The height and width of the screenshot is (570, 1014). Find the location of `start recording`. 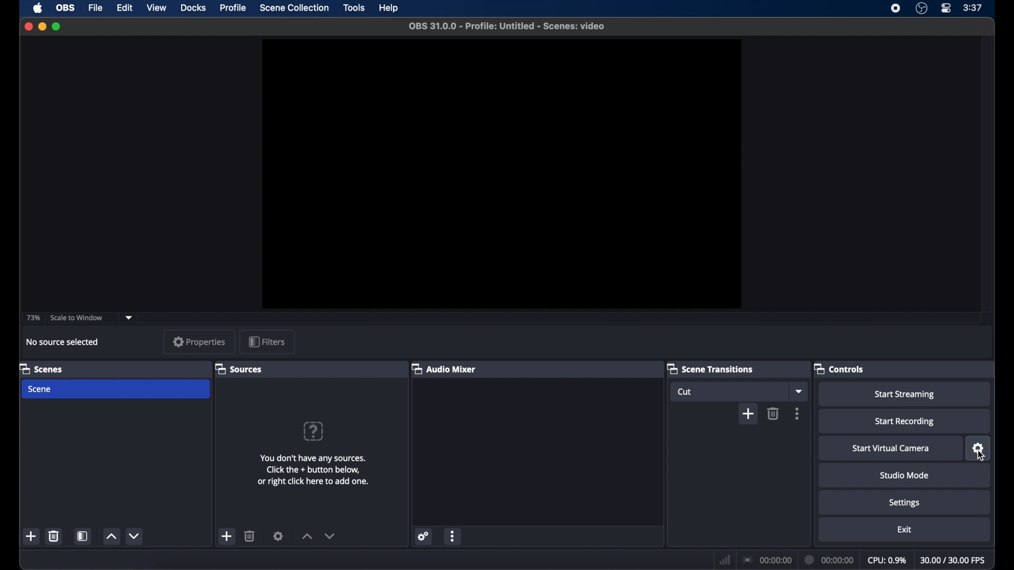

start recording is located at coordinates (904, 422).